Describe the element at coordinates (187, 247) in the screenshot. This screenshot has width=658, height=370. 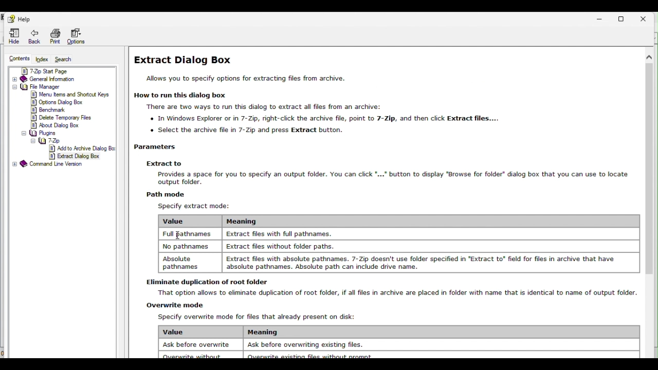
I see `no pathnames` at that location.